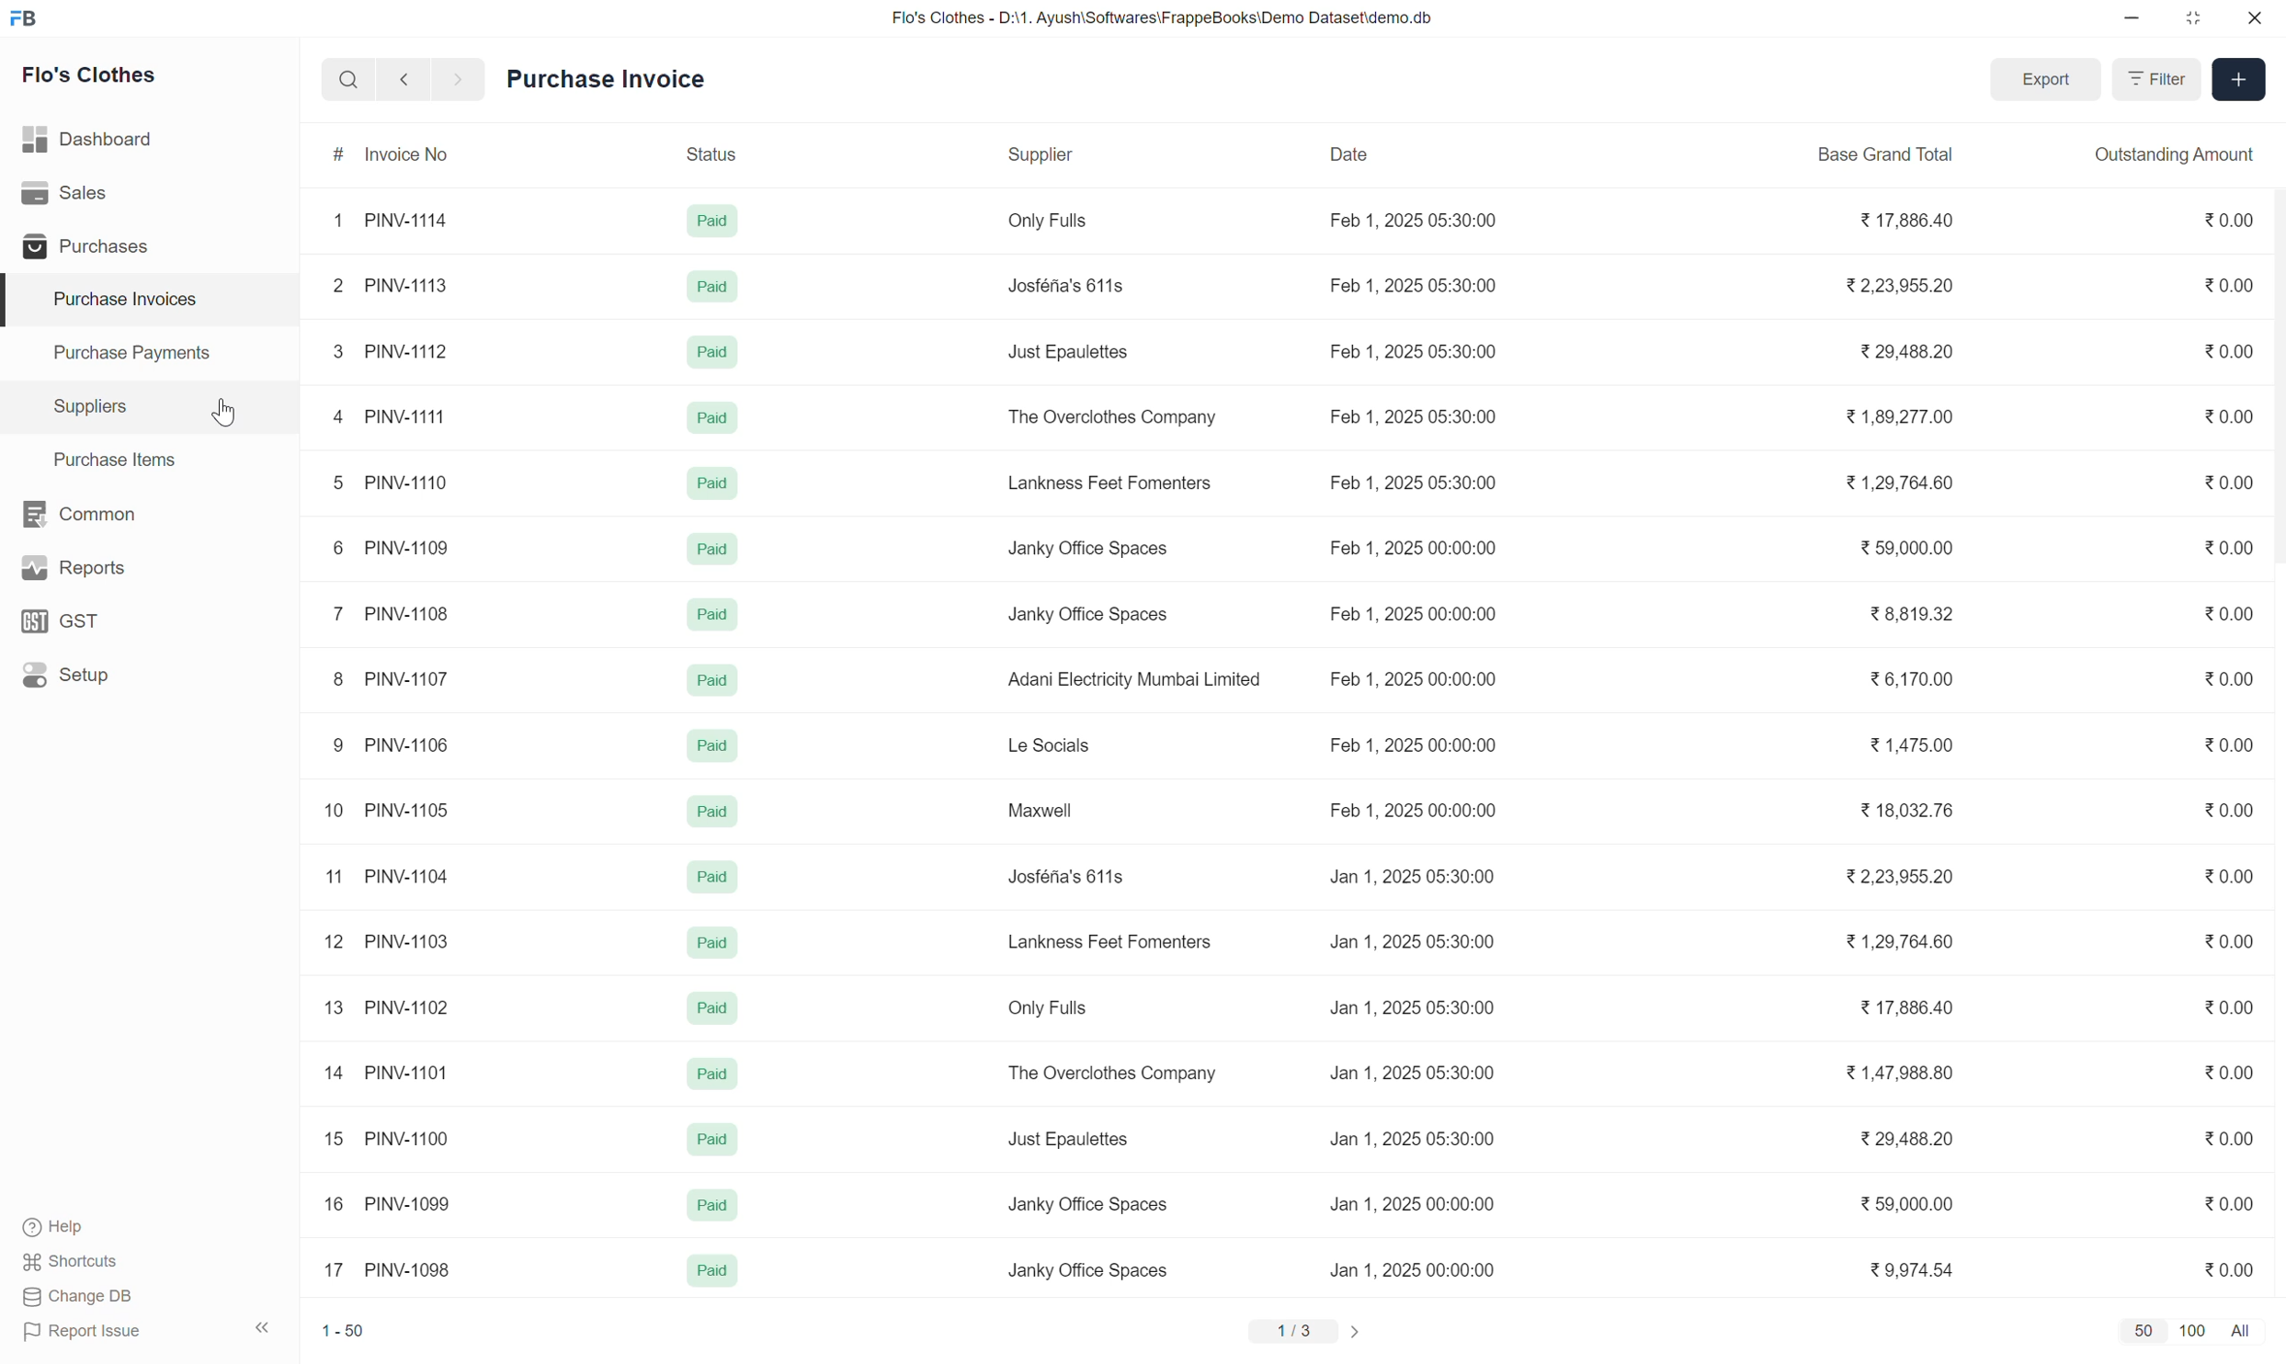  I want to click on 3, so click(334, 354).